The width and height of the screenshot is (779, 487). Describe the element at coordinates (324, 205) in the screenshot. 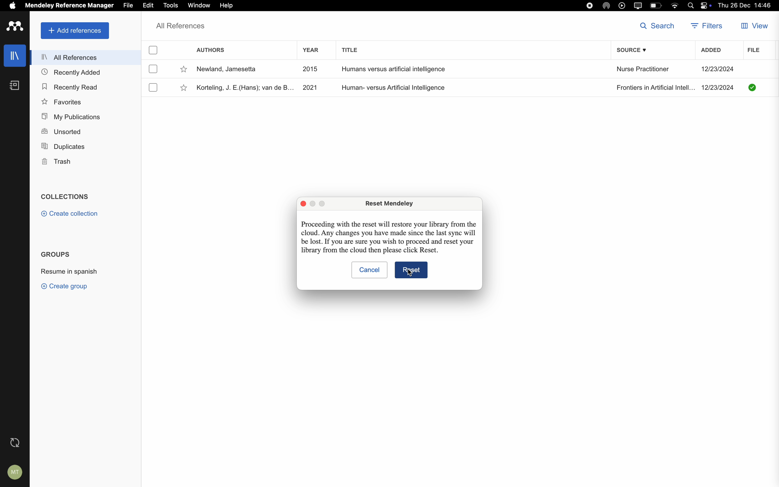

I see `disable maximize popup` at that location.